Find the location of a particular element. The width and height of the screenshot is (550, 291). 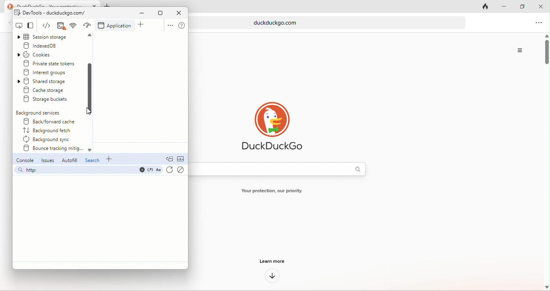

scroll down is located at coordinates (91, 90).